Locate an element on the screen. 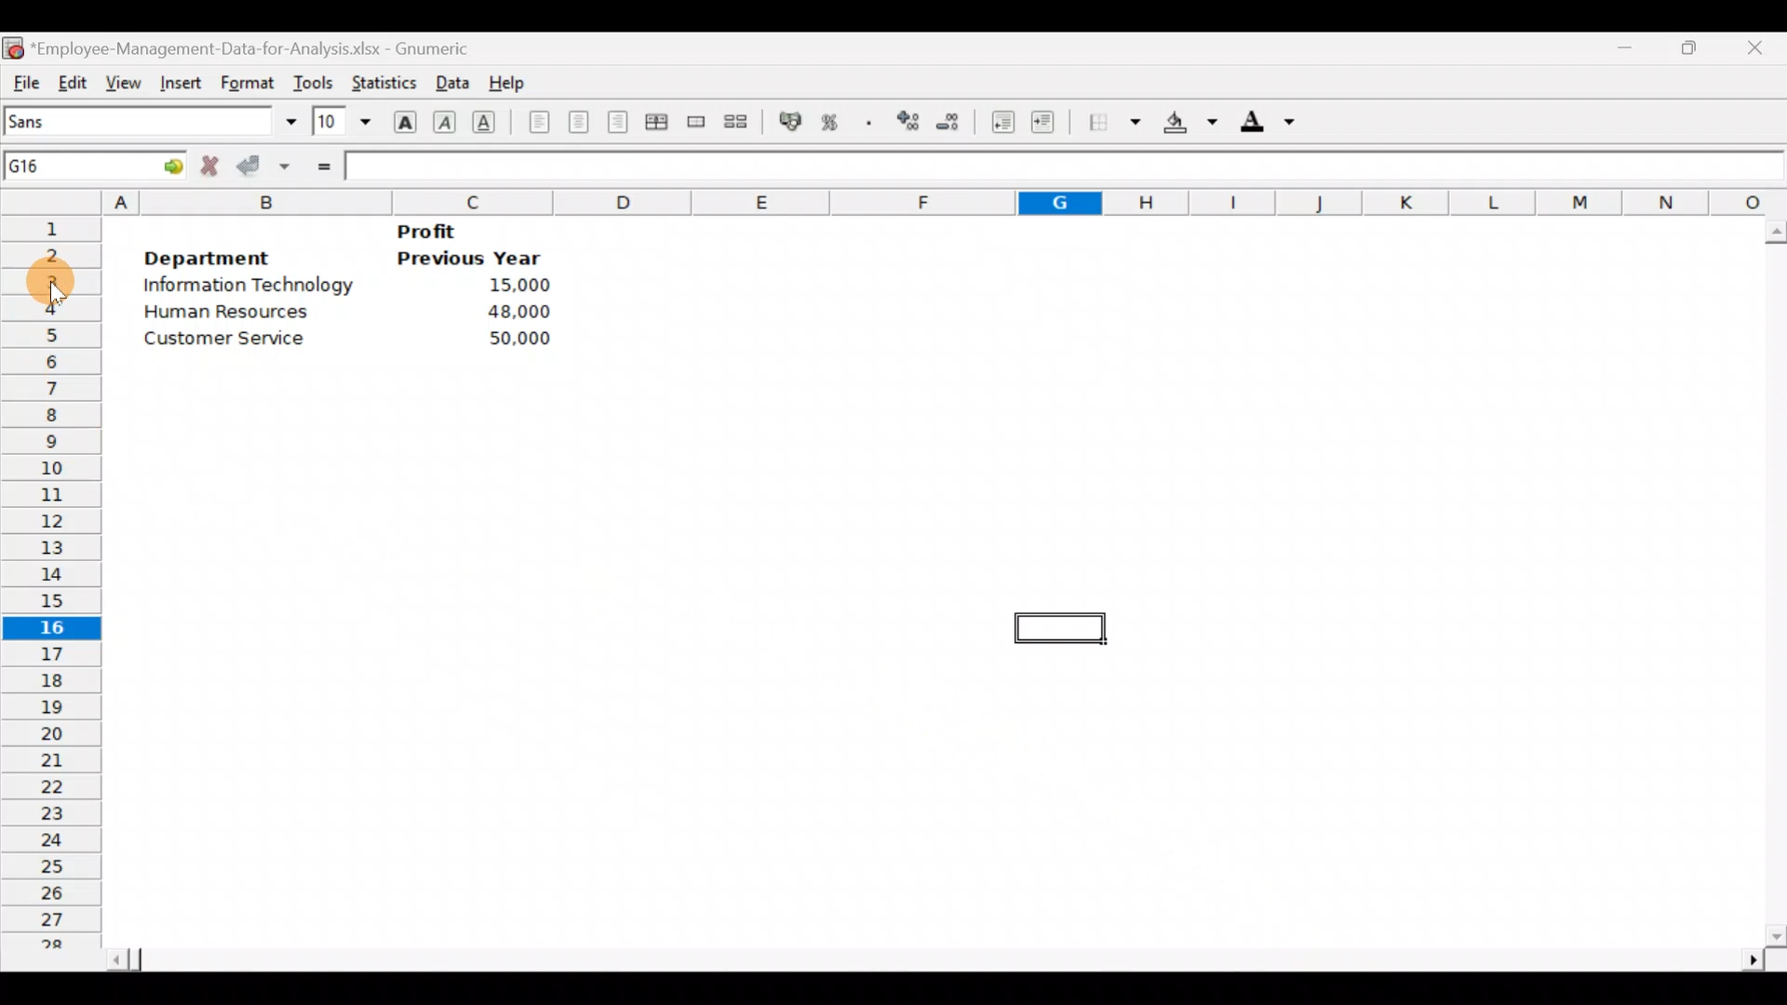  Information Technology is located at coordinates (256, 283).